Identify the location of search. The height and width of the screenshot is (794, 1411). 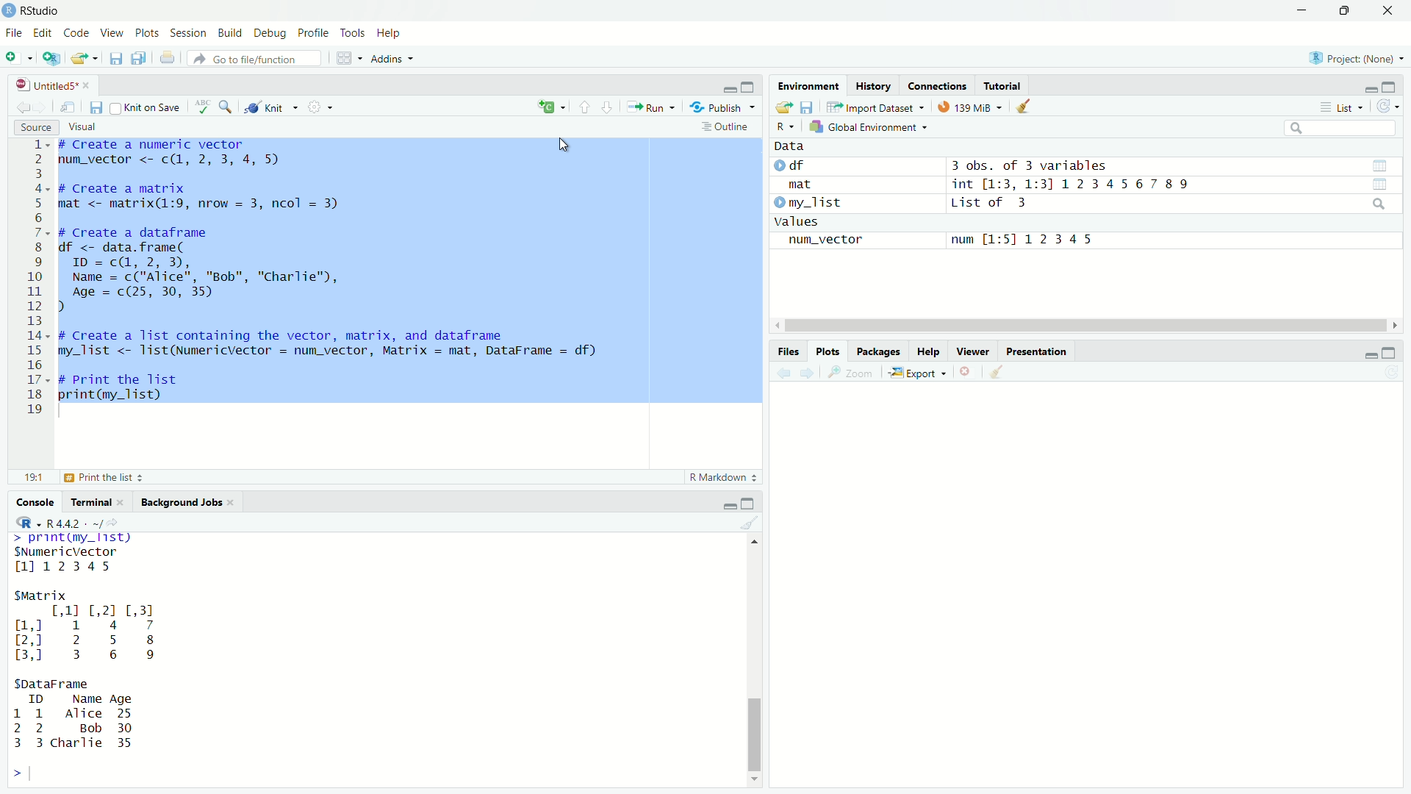
(228, 107).